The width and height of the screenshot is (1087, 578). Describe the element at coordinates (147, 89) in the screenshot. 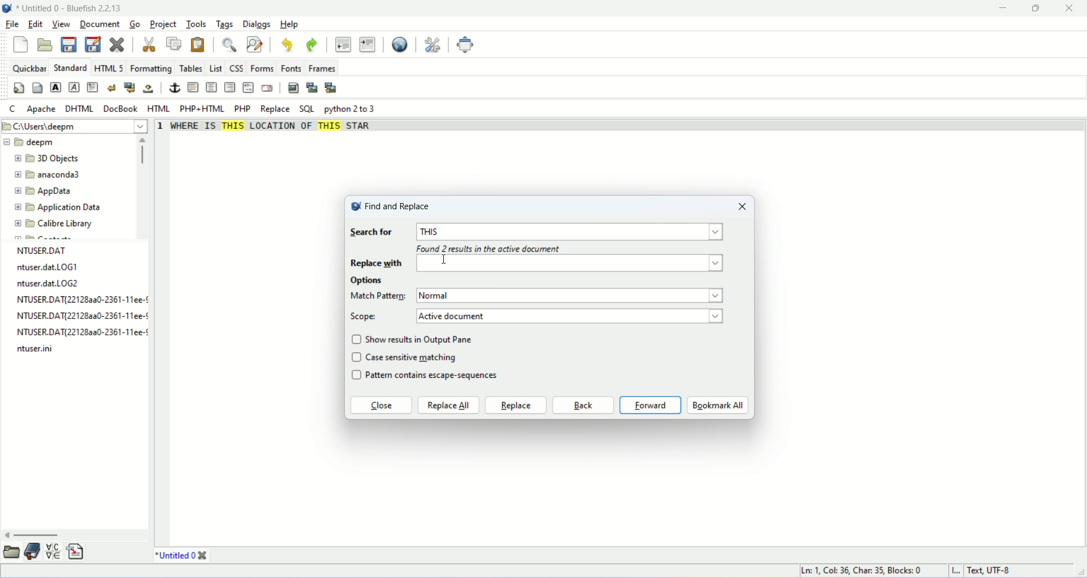

I see `non breaking space` at that location.